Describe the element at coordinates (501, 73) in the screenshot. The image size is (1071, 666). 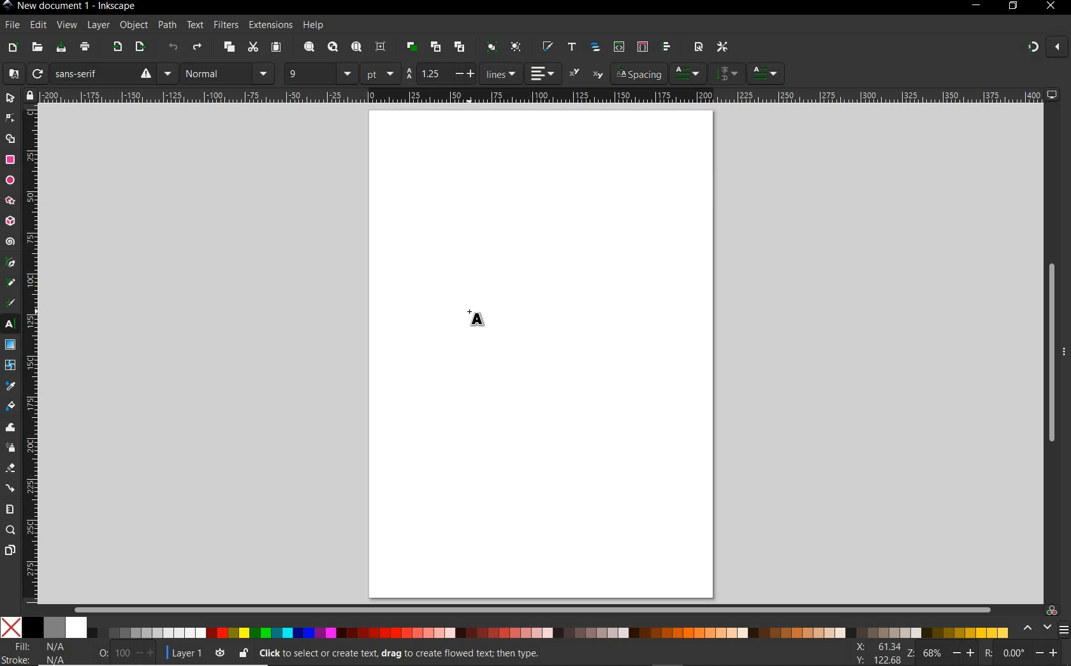
I see `lines` at that location.